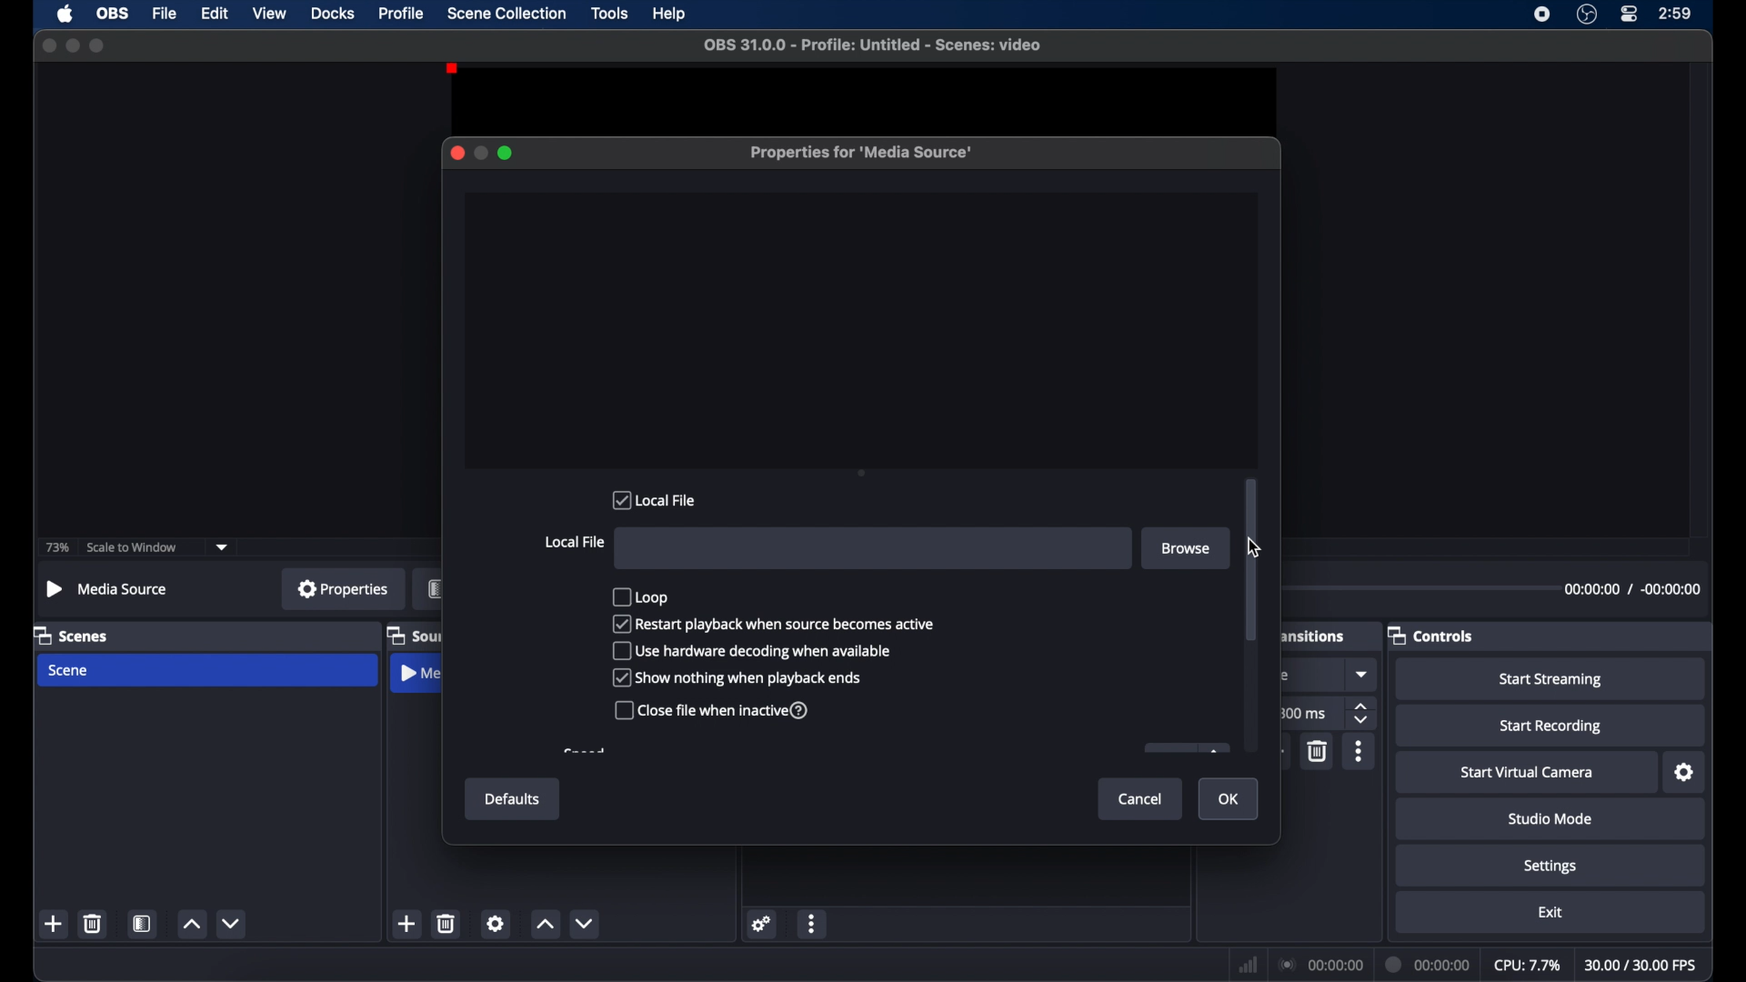  Describe the element at coordinates (402, 13) in the screenshot. I see `profile` at that location.